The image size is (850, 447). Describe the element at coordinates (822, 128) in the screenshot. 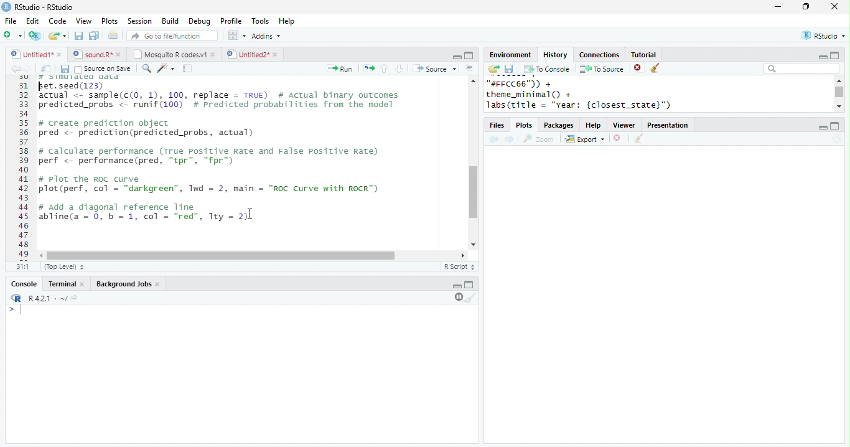

I see `minimize` at that location.